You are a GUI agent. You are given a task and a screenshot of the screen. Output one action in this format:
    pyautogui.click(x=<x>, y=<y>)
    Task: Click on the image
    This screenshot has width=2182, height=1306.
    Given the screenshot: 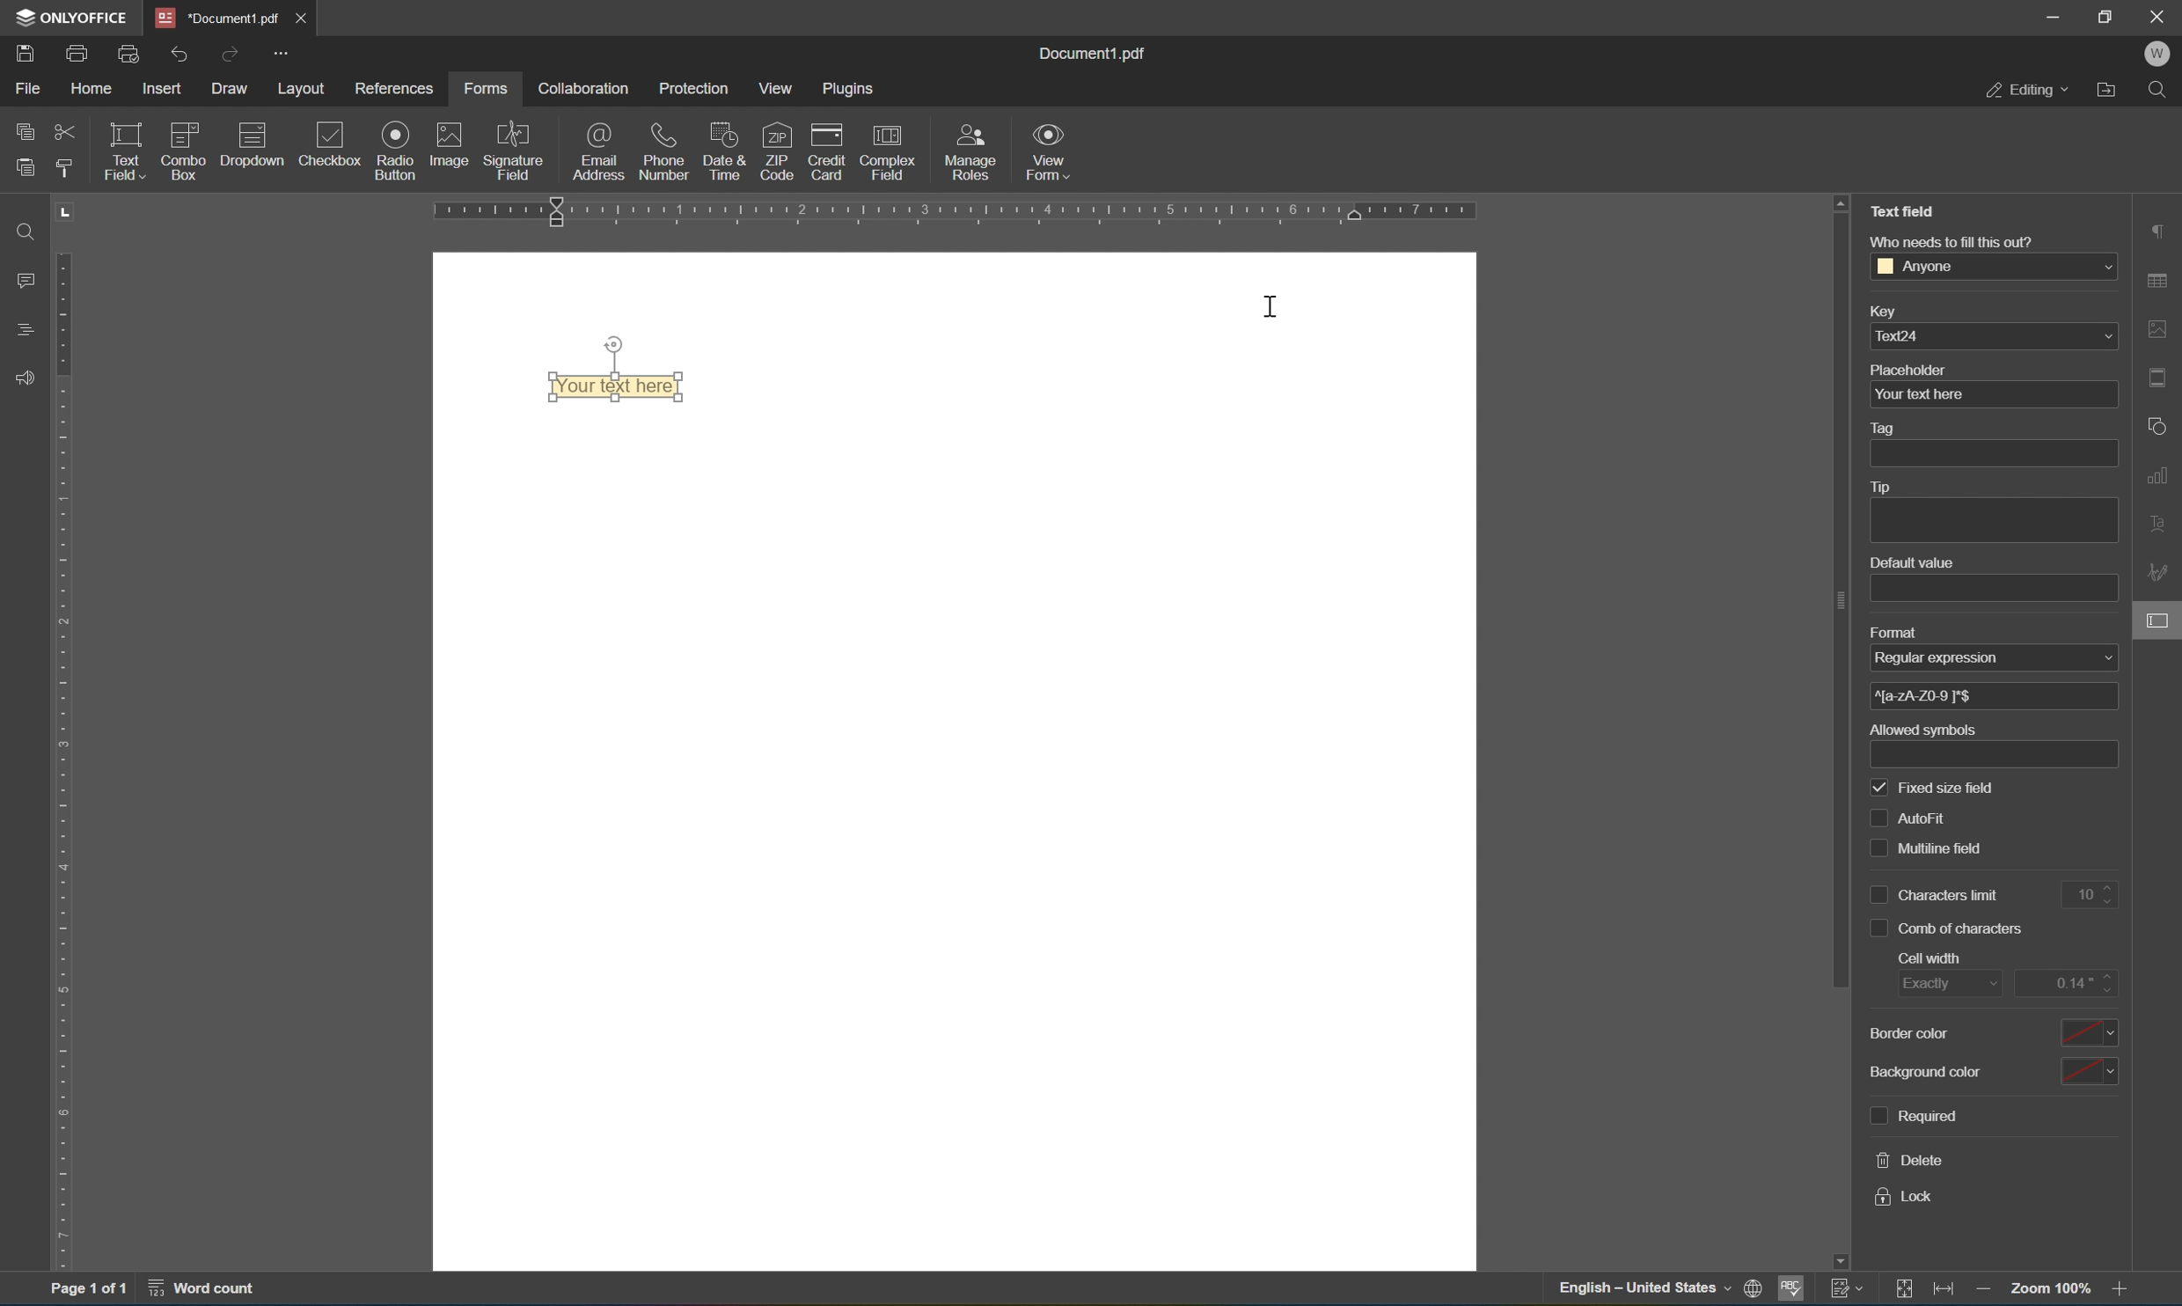 What is the action you would take?
    pyautogui.click(x=450, y=143)
    